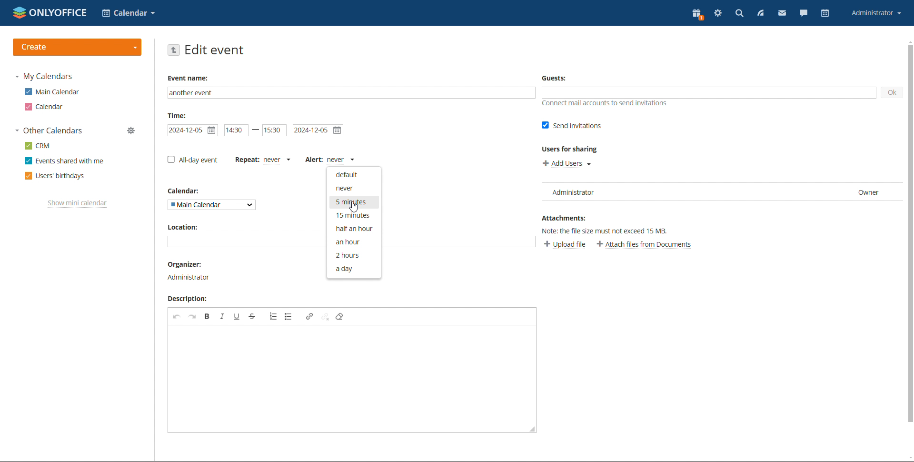 This screenshot has height=462, width=914. I want to click on scroll up, so click(908, 41).